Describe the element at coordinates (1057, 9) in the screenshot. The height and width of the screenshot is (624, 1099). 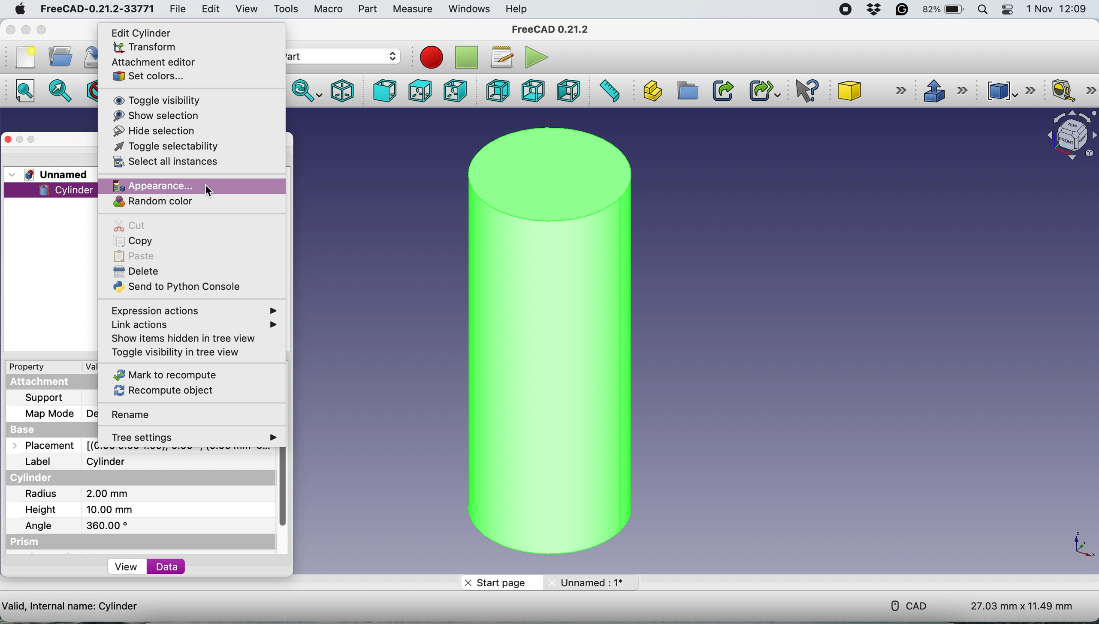
I see `date and time` at that location.